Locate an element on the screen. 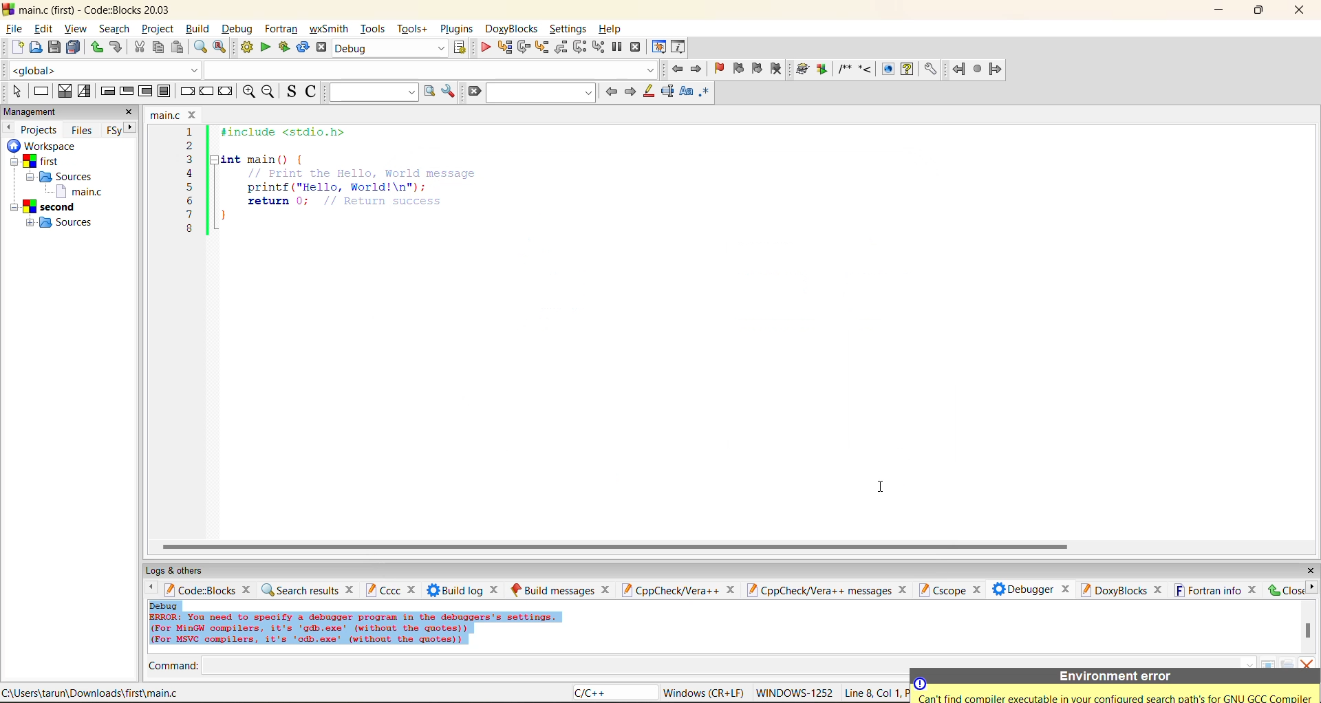  clear is located at coordinates (473, 91).